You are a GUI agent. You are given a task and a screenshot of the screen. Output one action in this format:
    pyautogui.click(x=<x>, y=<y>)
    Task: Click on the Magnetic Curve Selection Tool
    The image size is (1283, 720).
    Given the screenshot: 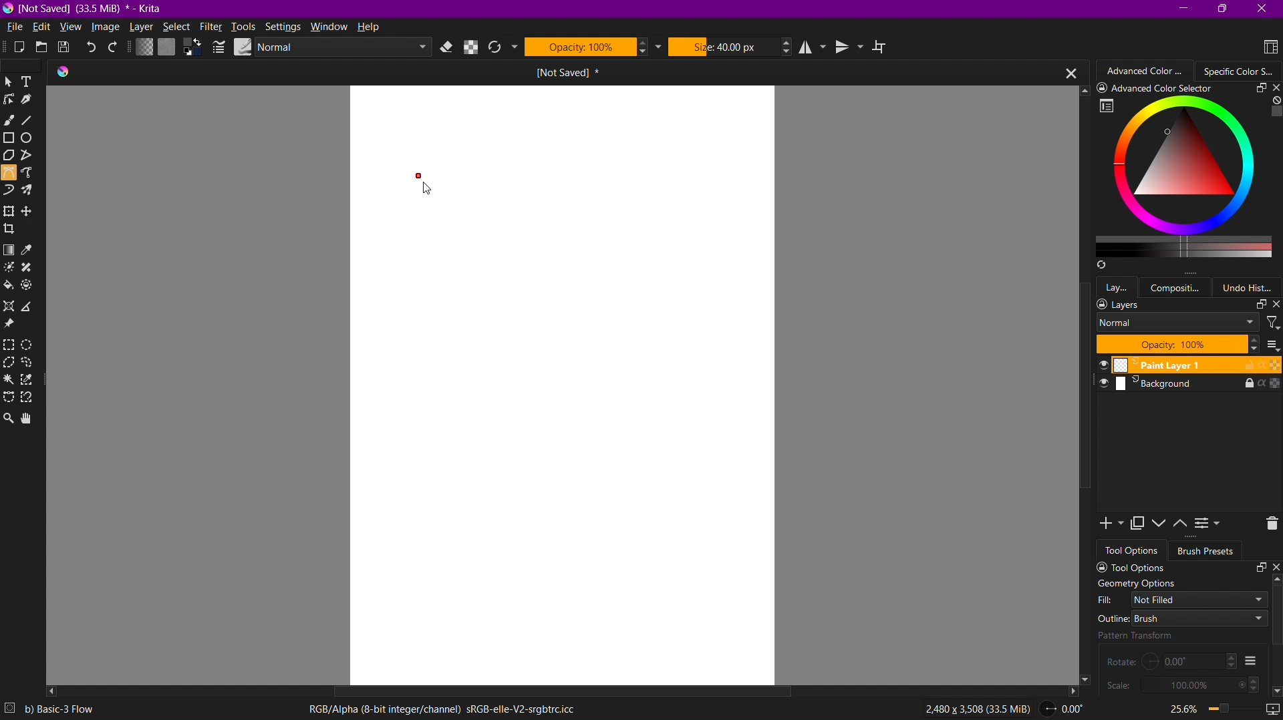 What is the action you would take?
    pyautogui.click(x=31, y=399)
    